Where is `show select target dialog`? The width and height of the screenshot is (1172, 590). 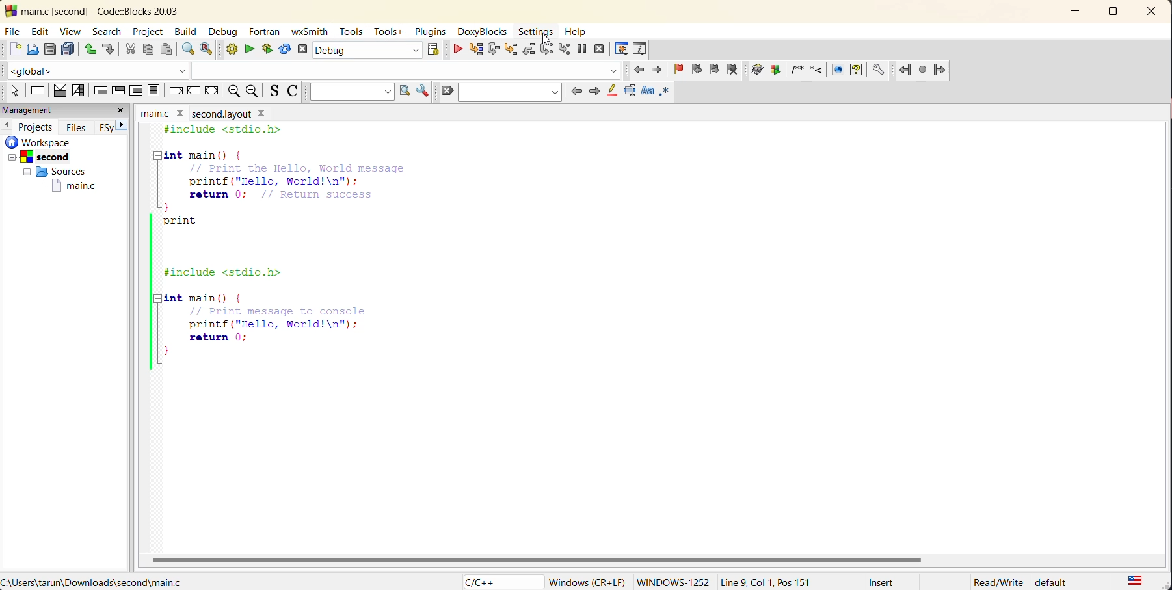 show select target dialog is located at coordinates (435, 51).